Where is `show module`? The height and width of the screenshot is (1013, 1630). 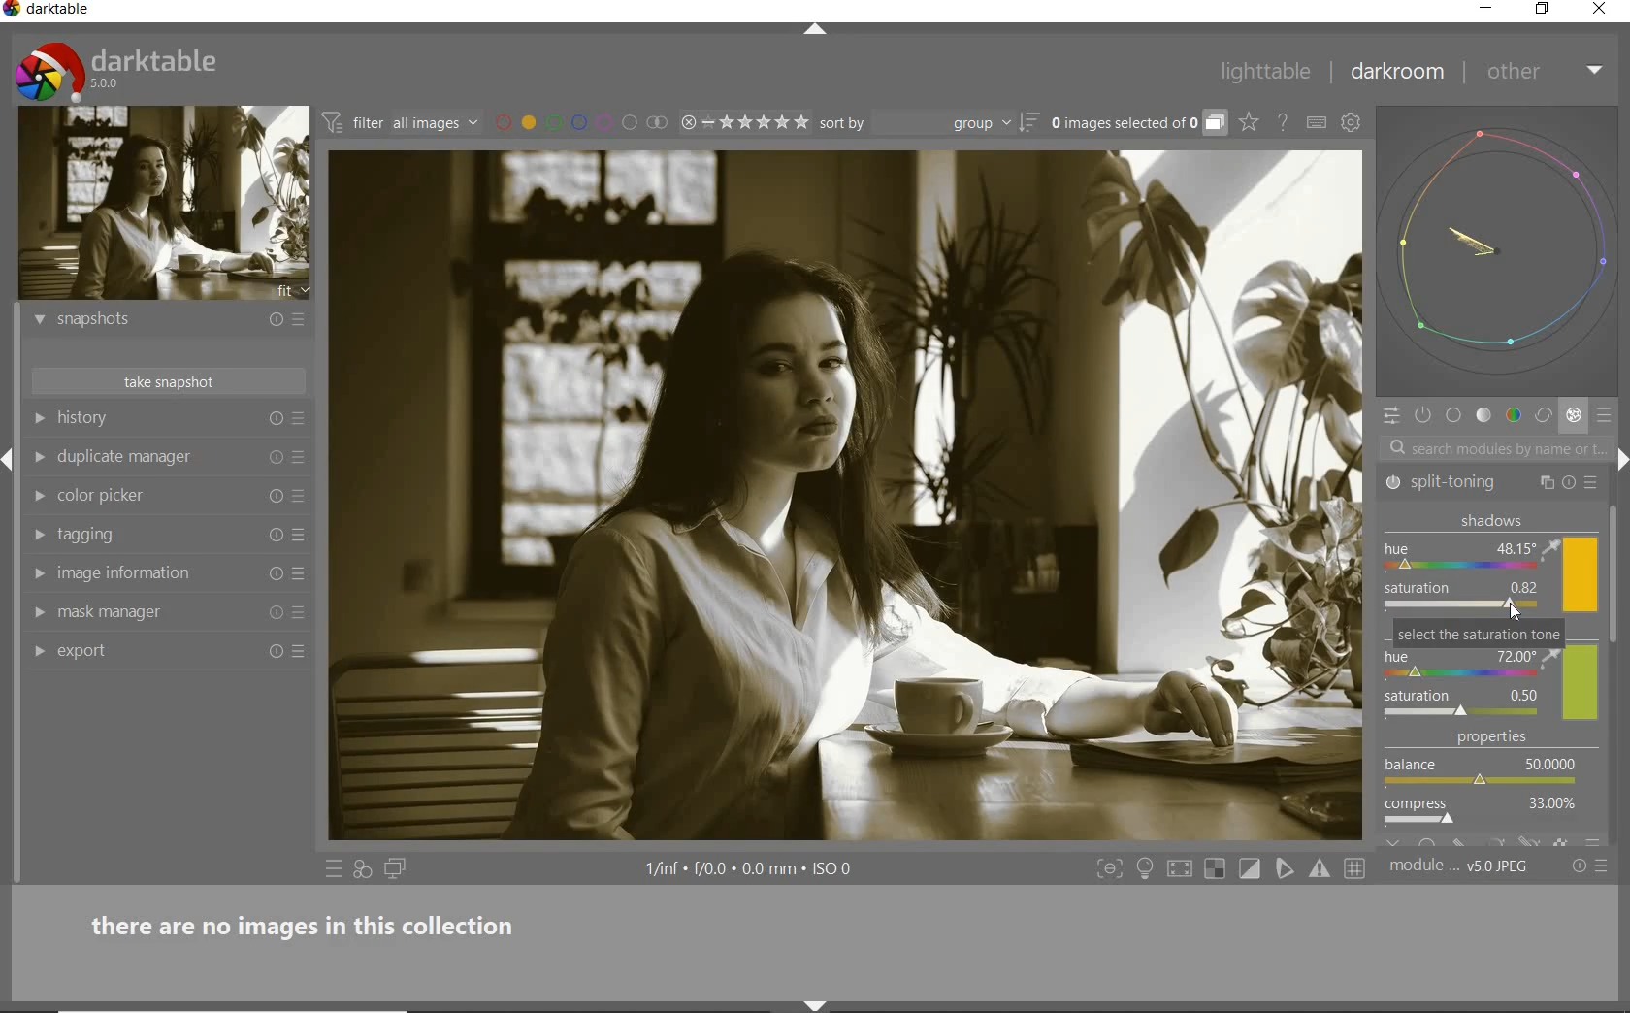
show module is located at coordinates (39, 457).